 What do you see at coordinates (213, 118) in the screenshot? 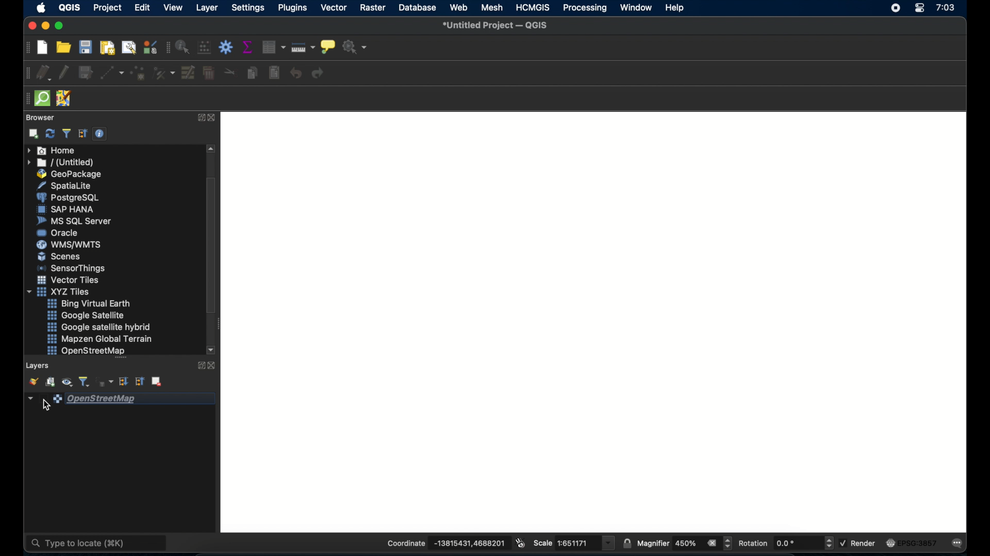
I see `close` at bounding box center [213, 118].